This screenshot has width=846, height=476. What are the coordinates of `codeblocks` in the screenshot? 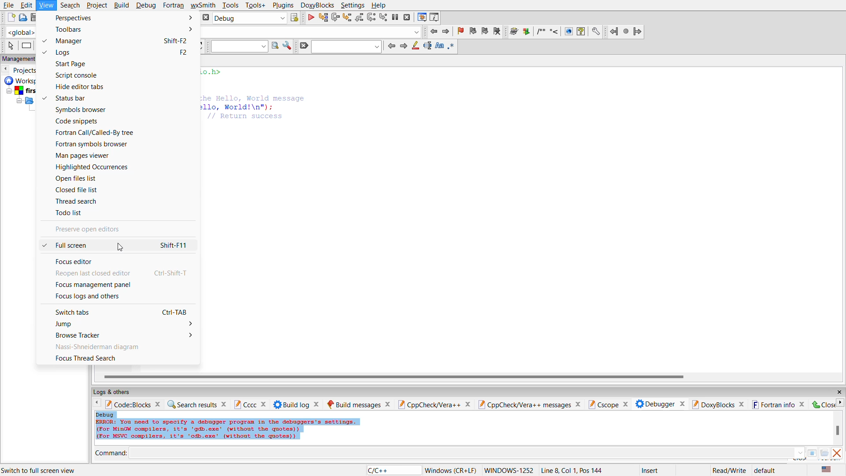 It's located at (134, 404).